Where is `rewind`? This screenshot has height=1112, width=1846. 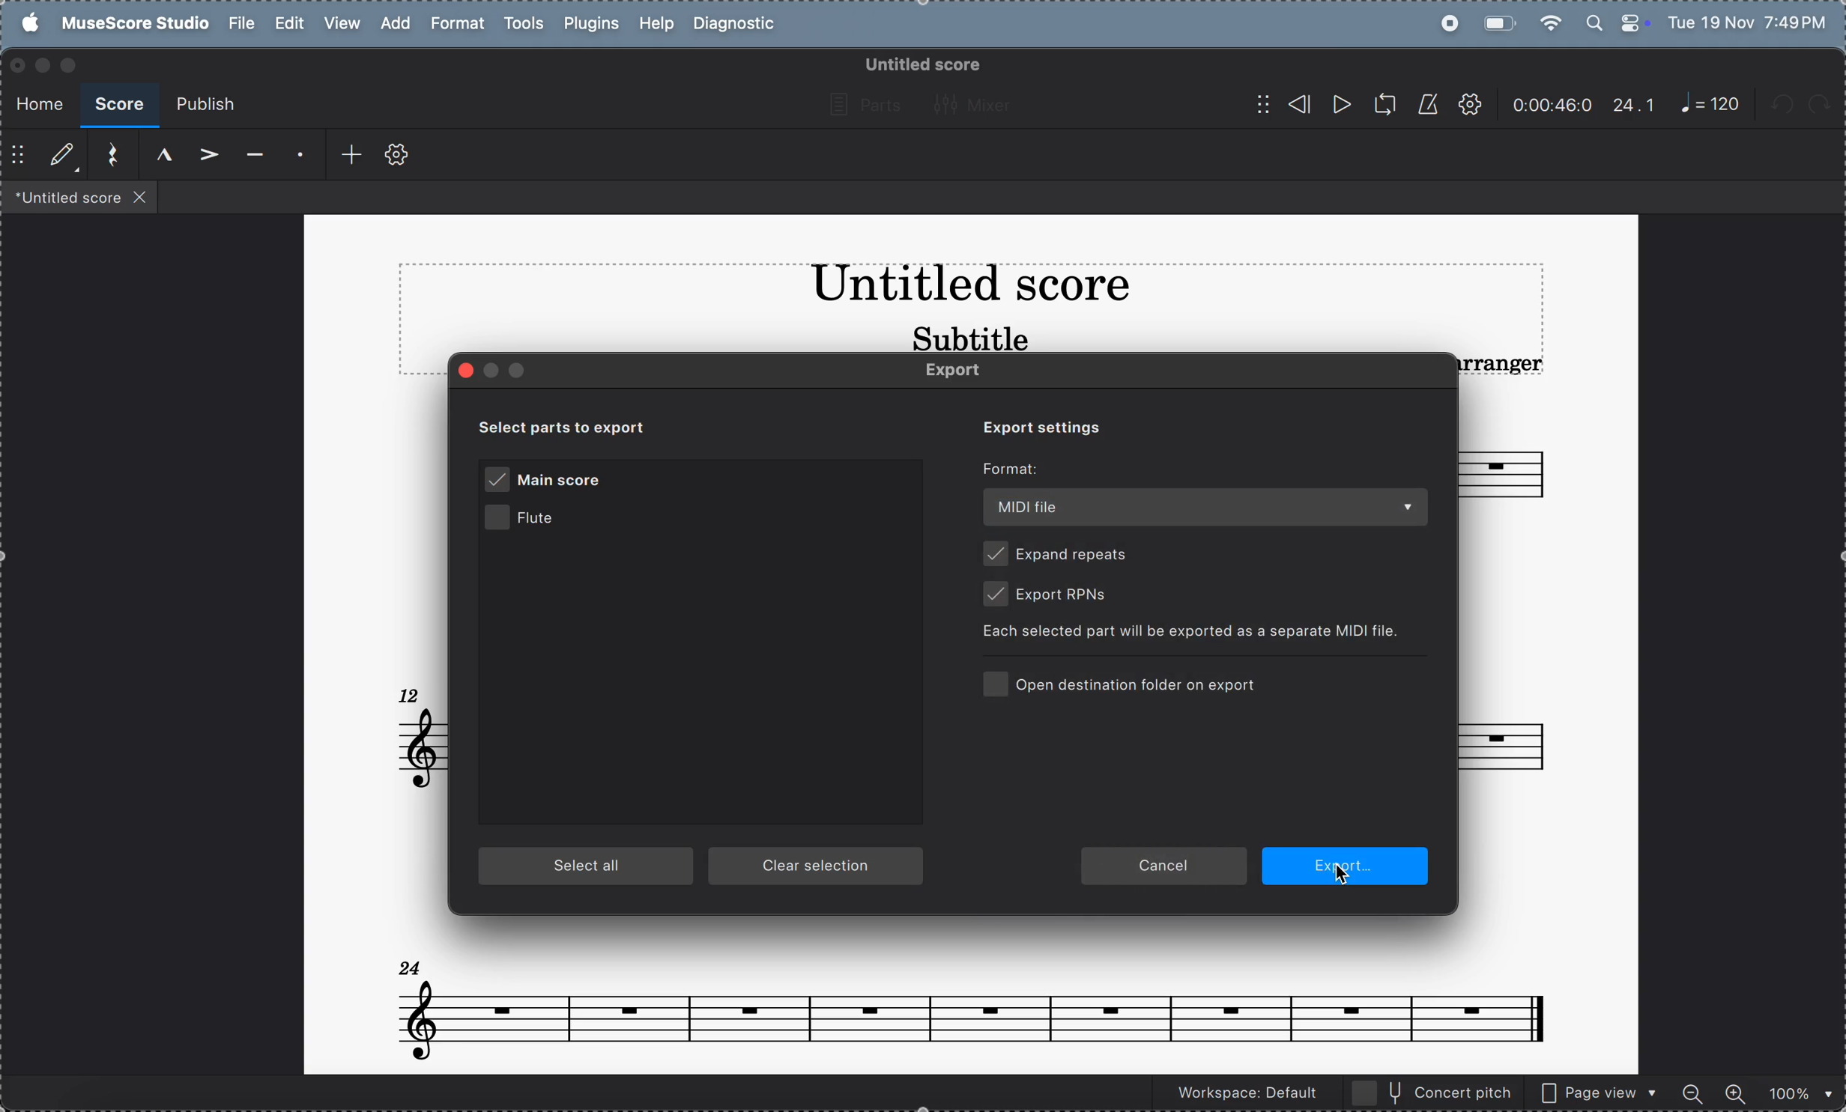 rewind is located at coordinates (1282, 104).